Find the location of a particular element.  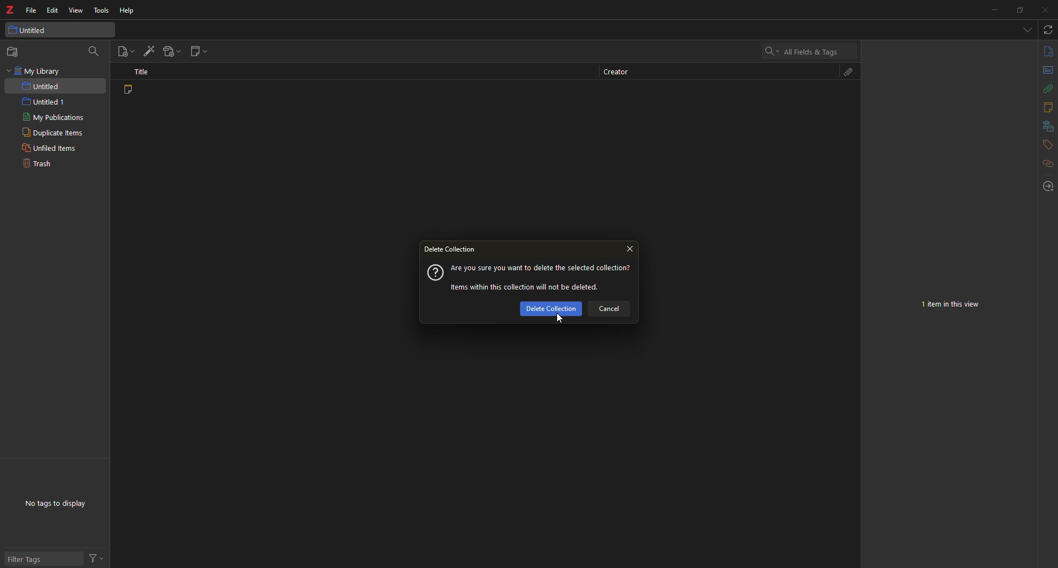

actions is located at coordinates (98, 558).